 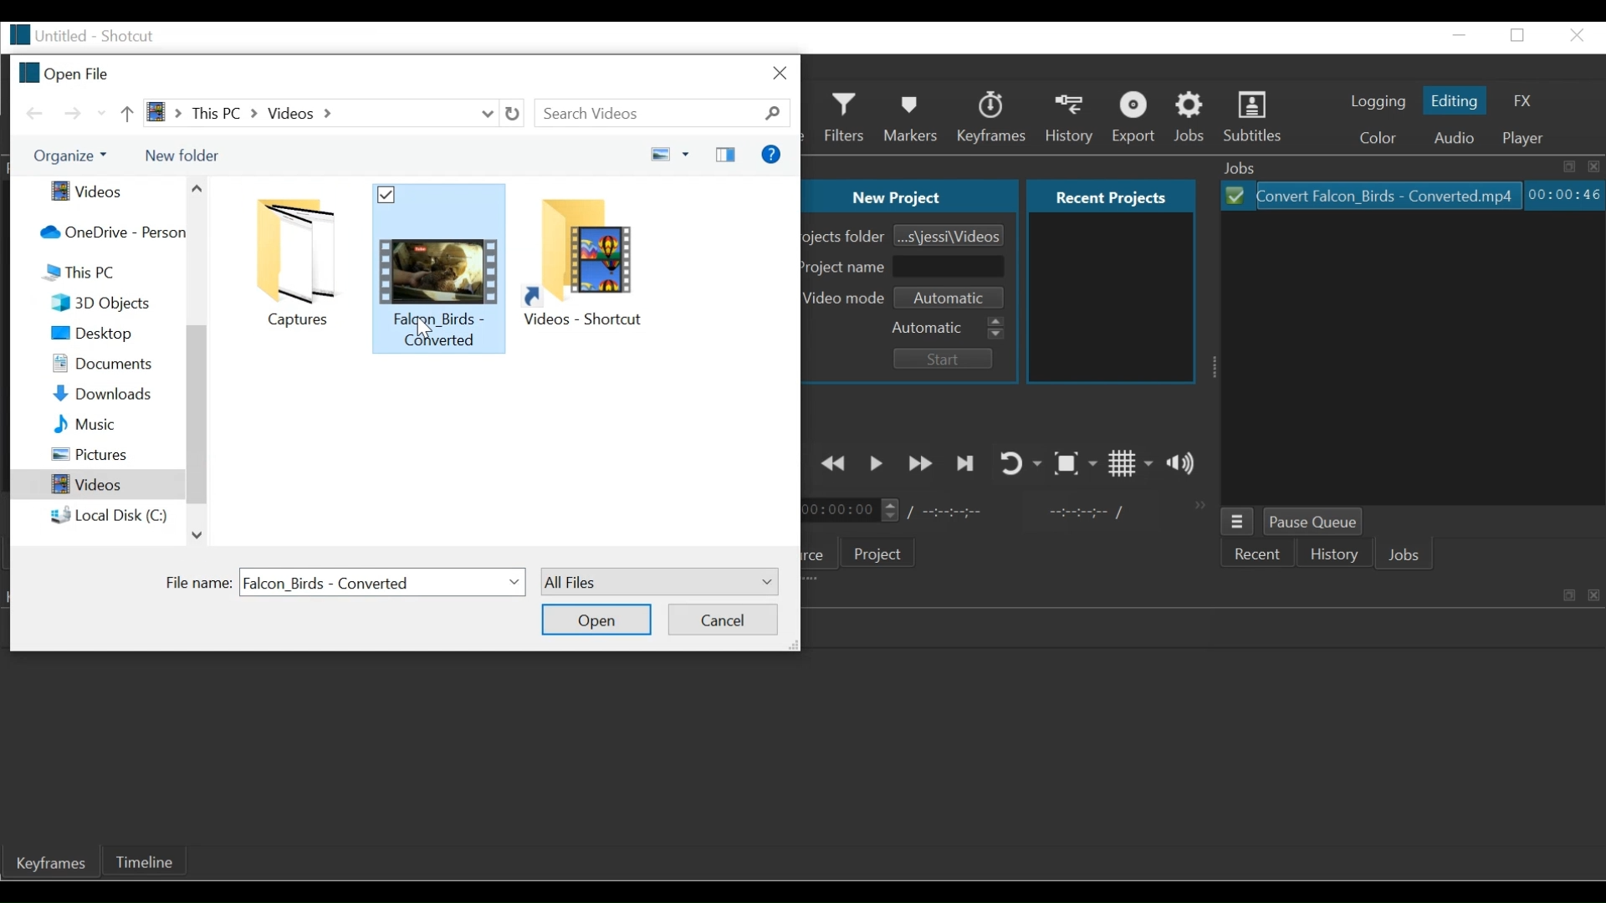 What do you see at coordinates (108, 303) in the screenshot?
I see `3D Objects` at bounding box center [108, 303].